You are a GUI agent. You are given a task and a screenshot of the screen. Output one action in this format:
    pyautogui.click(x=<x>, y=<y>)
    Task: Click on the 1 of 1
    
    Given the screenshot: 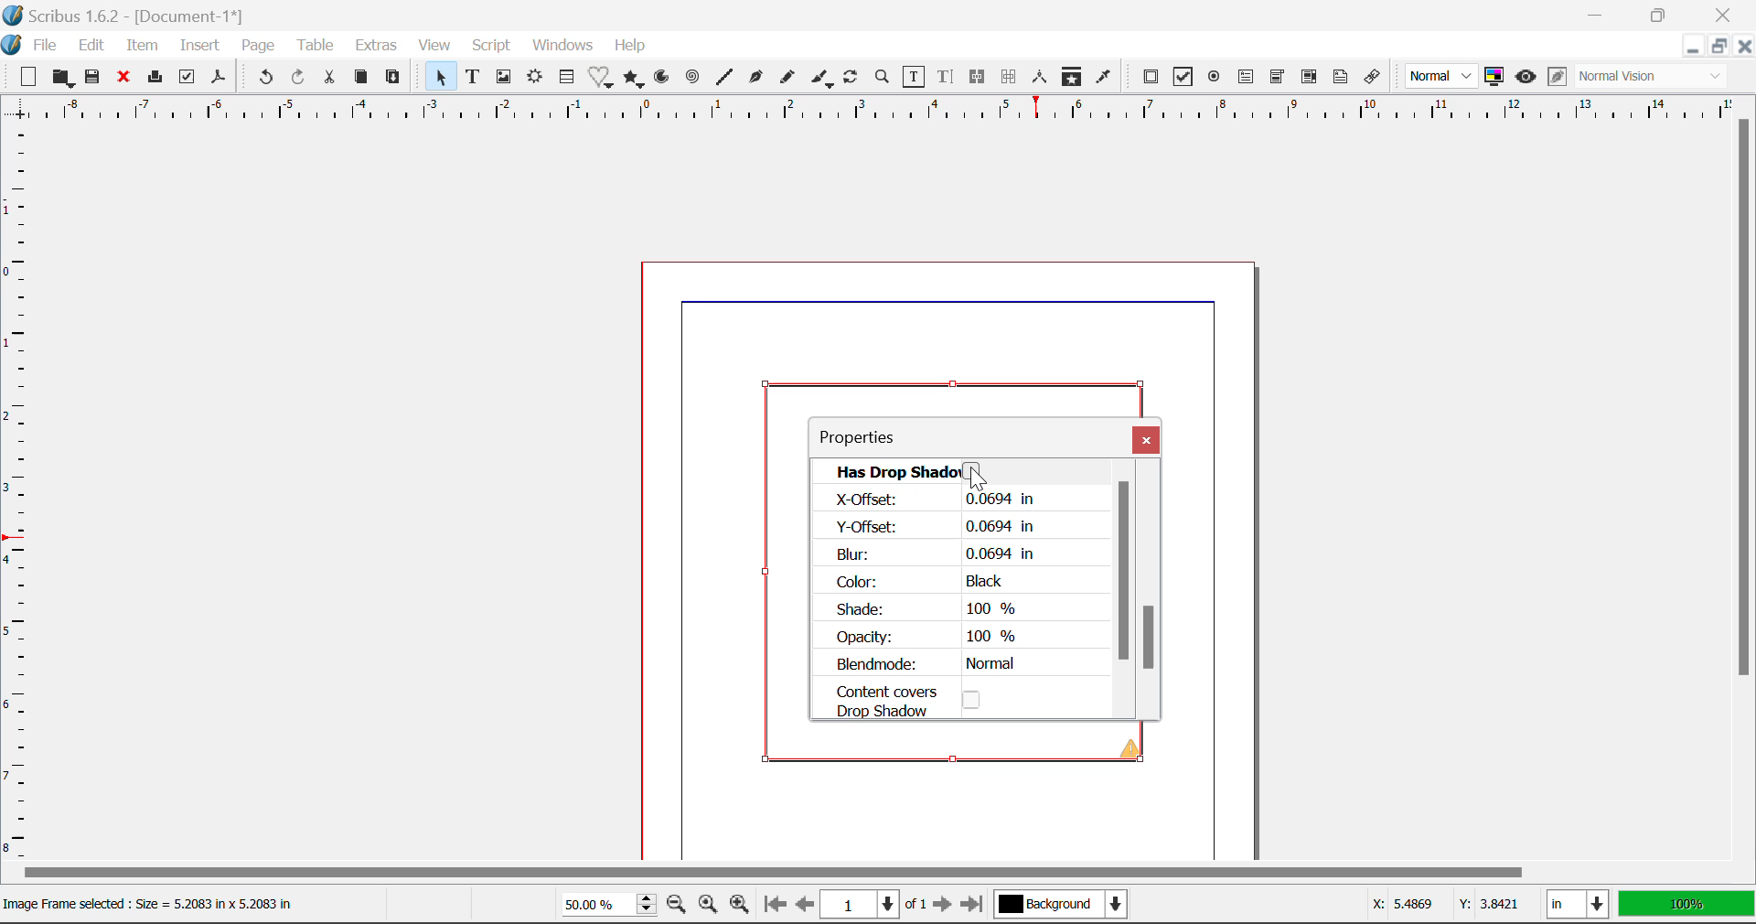 What is the action you would take?
    pyautogui.click(x=873, y=905)
    